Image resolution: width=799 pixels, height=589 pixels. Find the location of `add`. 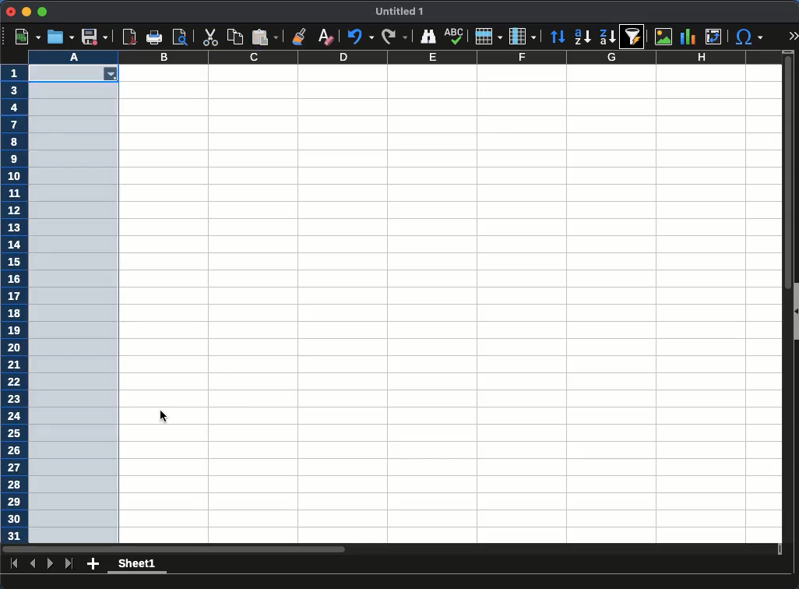

add is located at coordinates (93, 563).